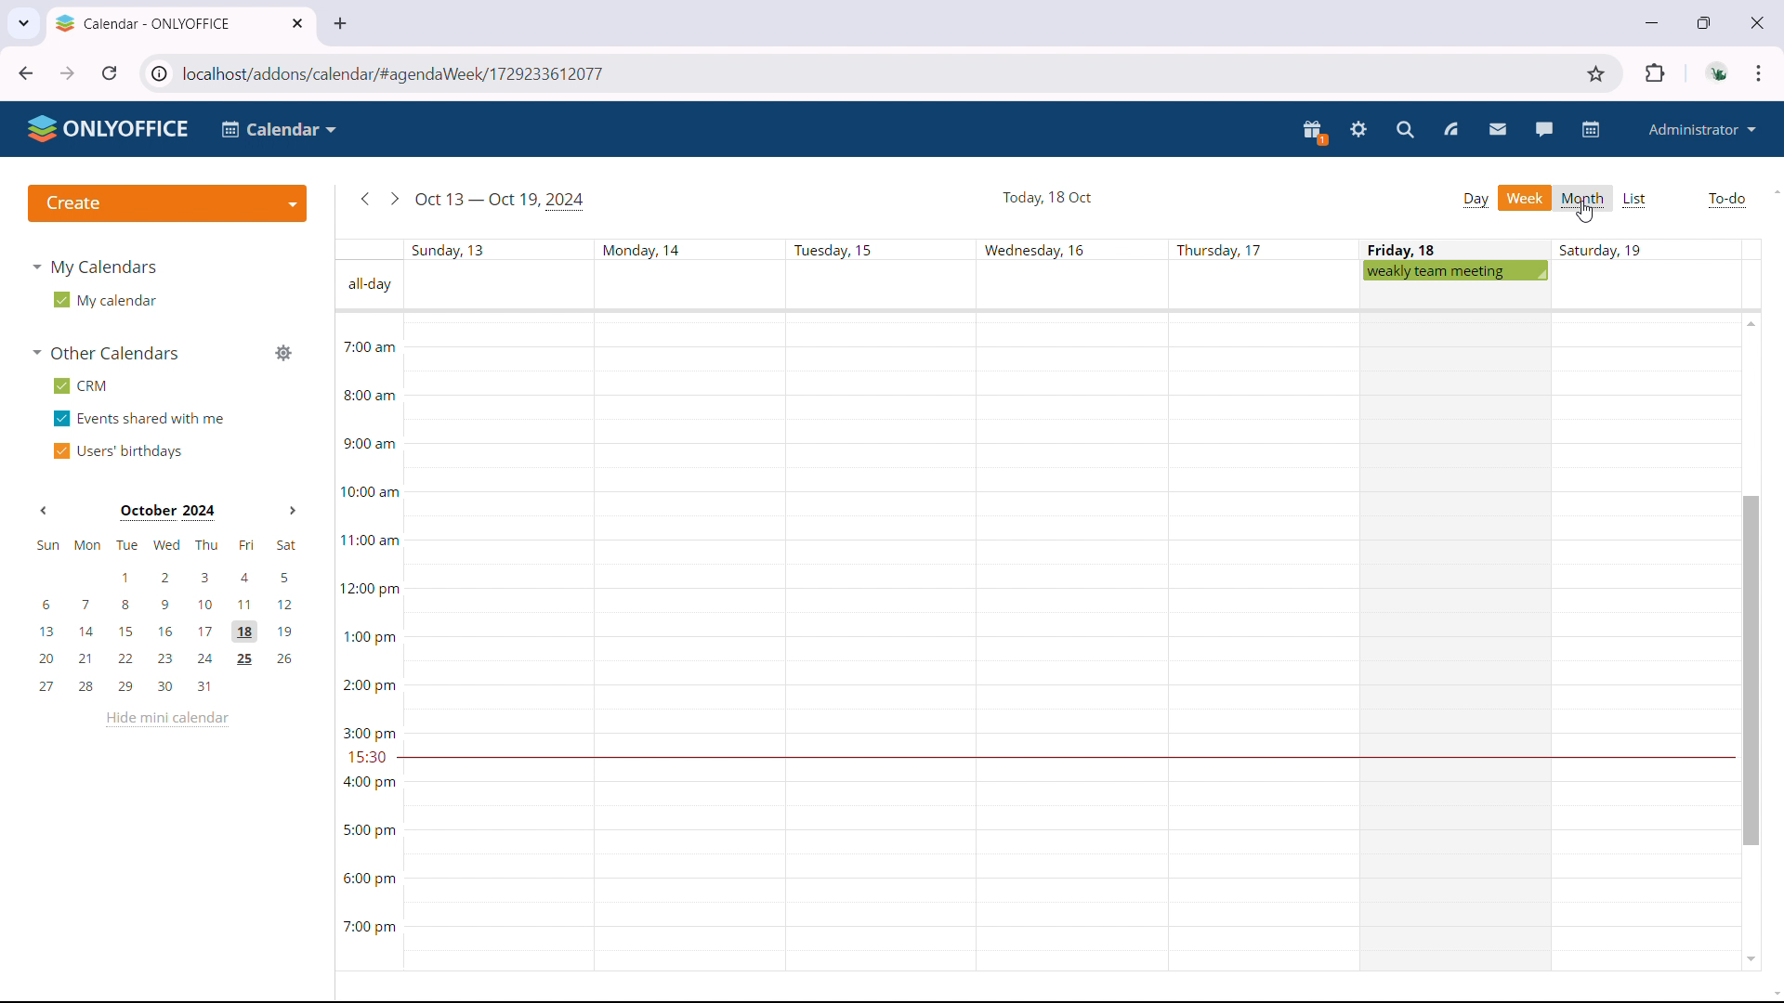  I want to click on hide mini calendar, so click(165, 722).